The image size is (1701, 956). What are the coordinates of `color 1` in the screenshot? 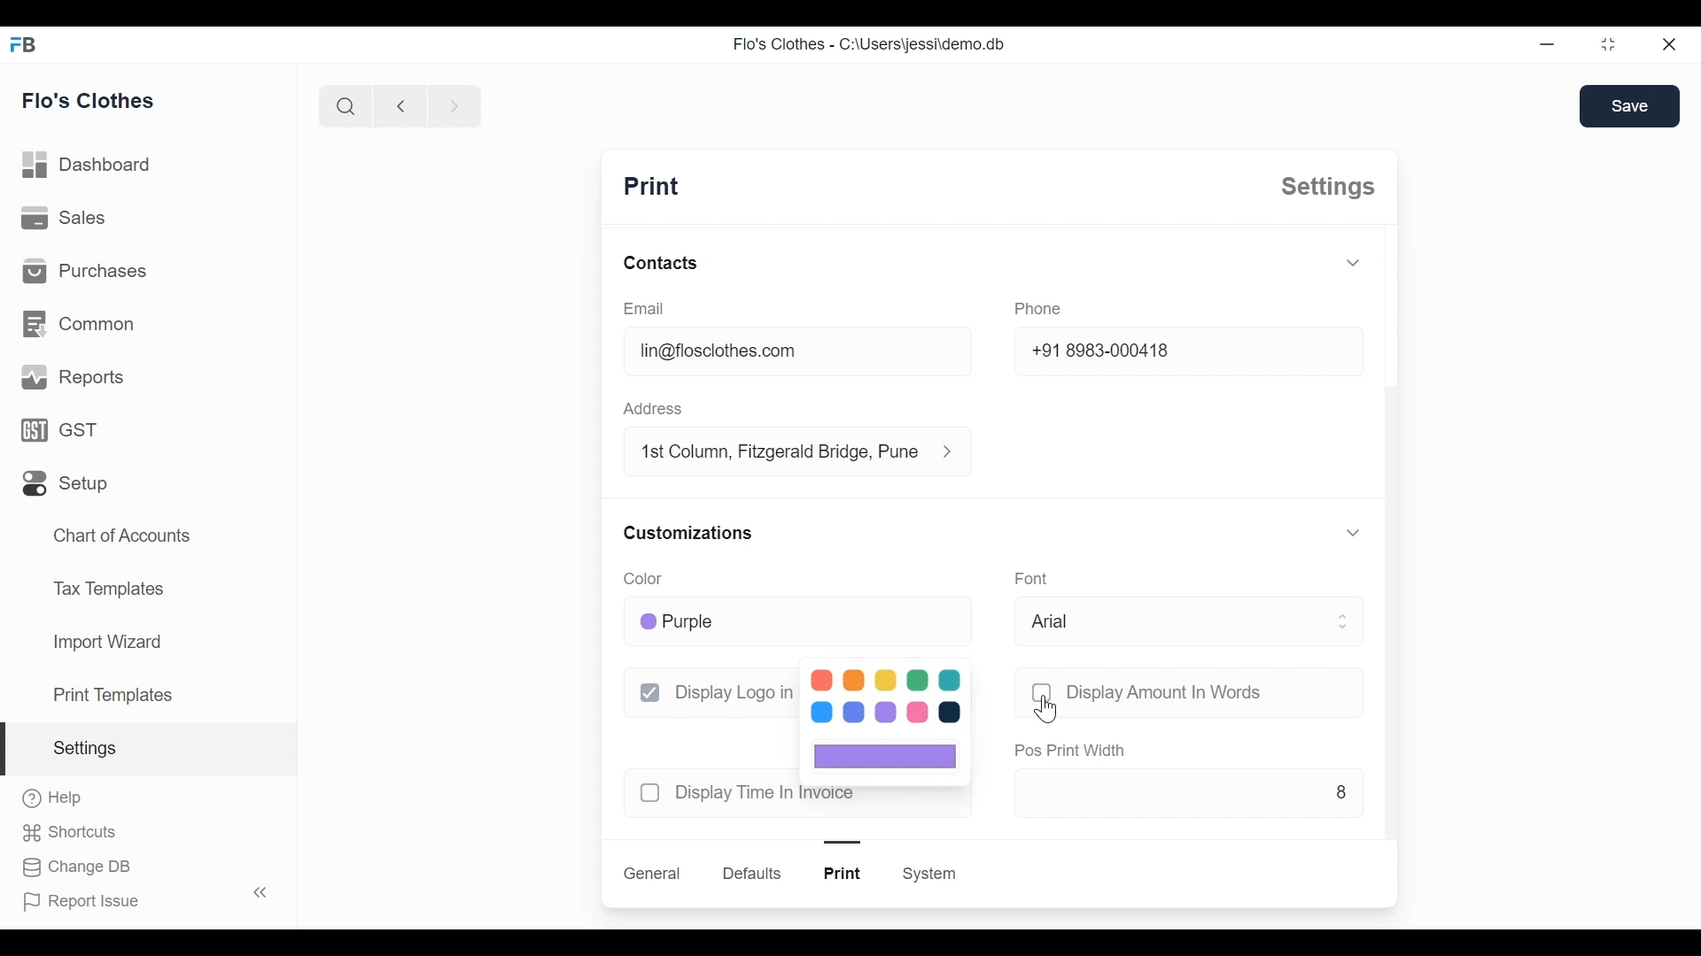 It's located at (822, 680).